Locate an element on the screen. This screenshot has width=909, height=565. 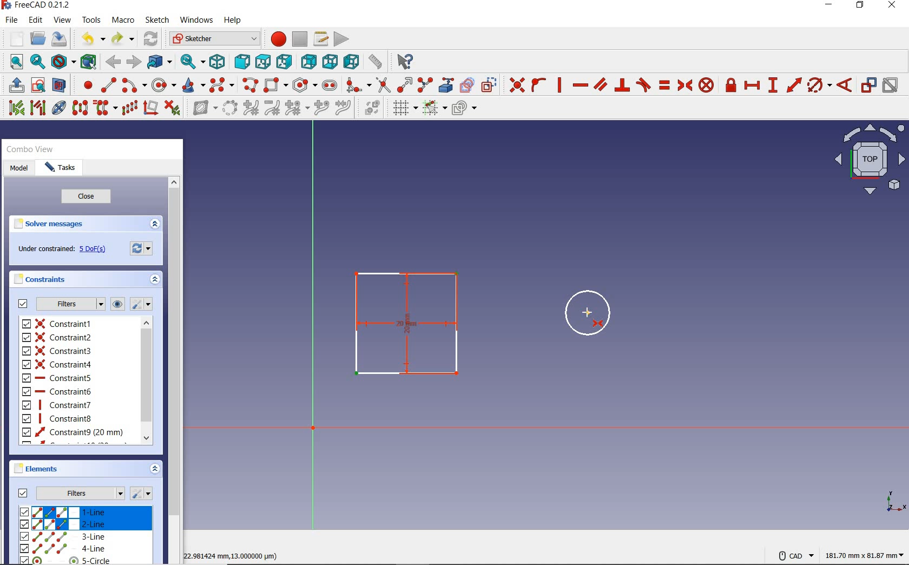
sync view is located at coordinates (192, 61).